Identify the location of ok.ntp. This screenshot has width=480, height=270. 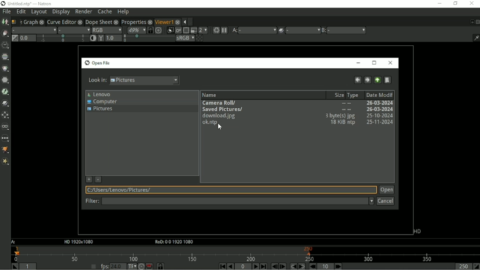
(297, 124).